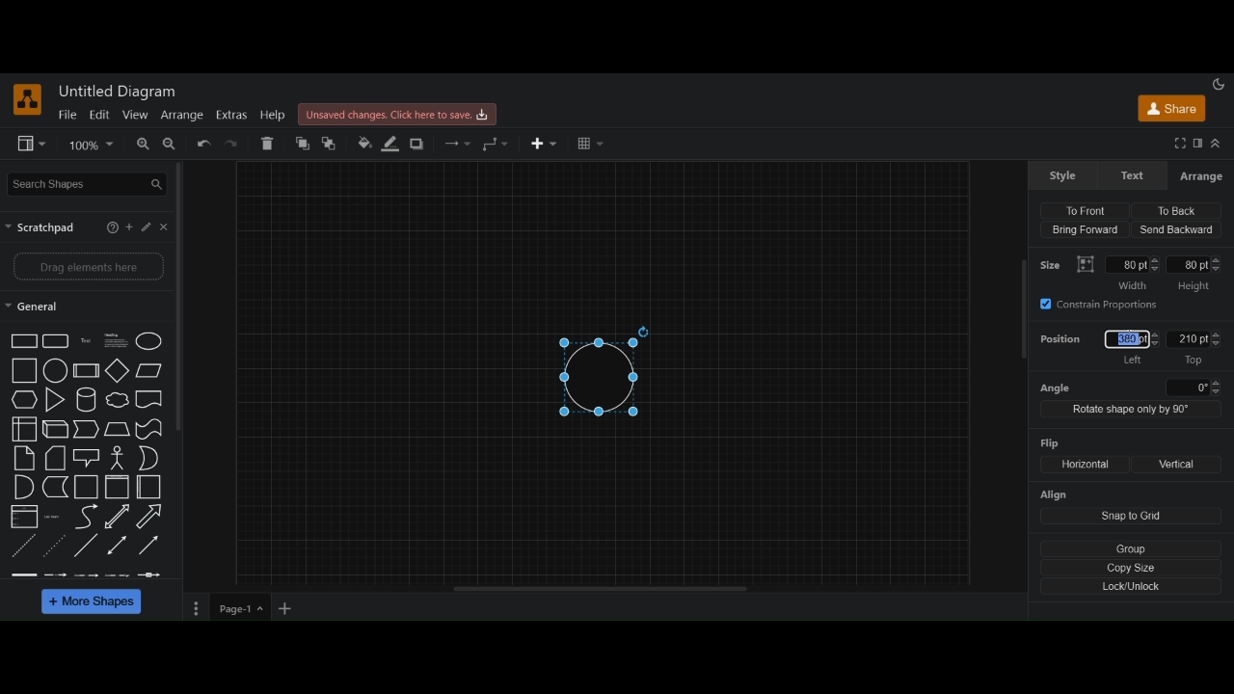 Image resolution: width=1234 pixels, height=694 pixels. Describe the element at coordinates (55, 517) in the screenshot. I see `text` at that location.